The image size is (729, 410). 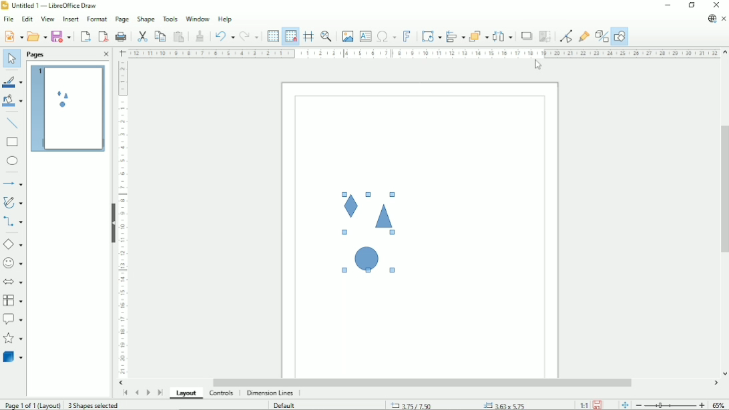 I want to click on Window, so click(x=196, y=19).